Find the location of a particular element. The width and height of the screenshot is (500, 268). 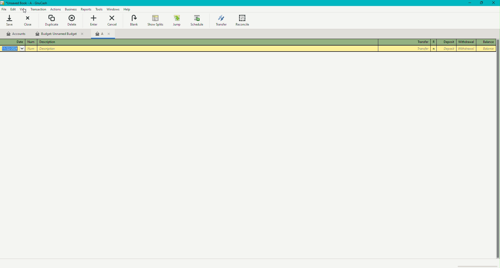

Save is located at coordinates (9, 21).